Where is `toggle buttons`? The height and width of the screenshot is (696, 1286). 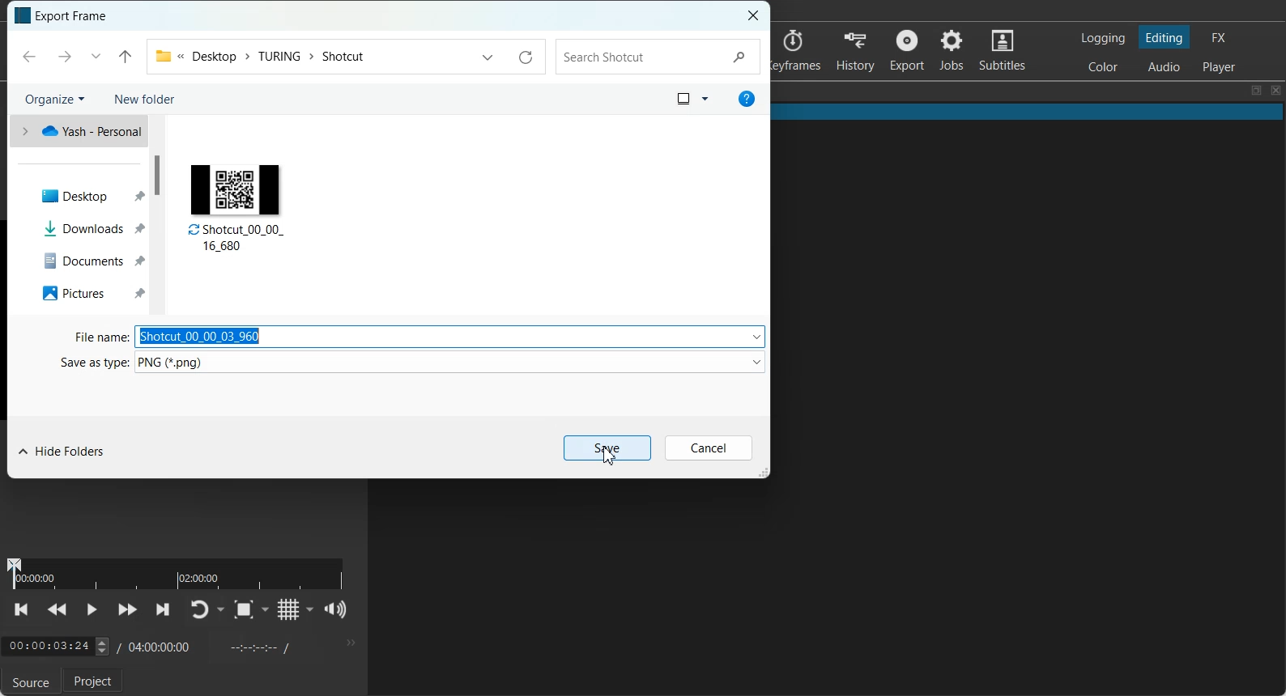 toggle buttons is located at coordinates (100, 647).